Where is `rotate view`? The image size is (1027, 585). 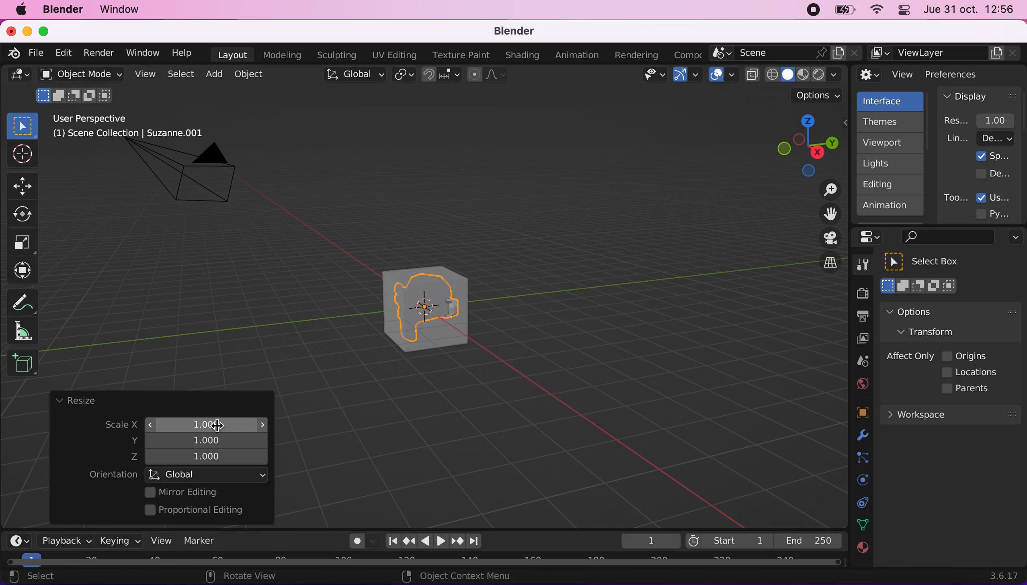 rotate view is located at coordinates (249, 577).